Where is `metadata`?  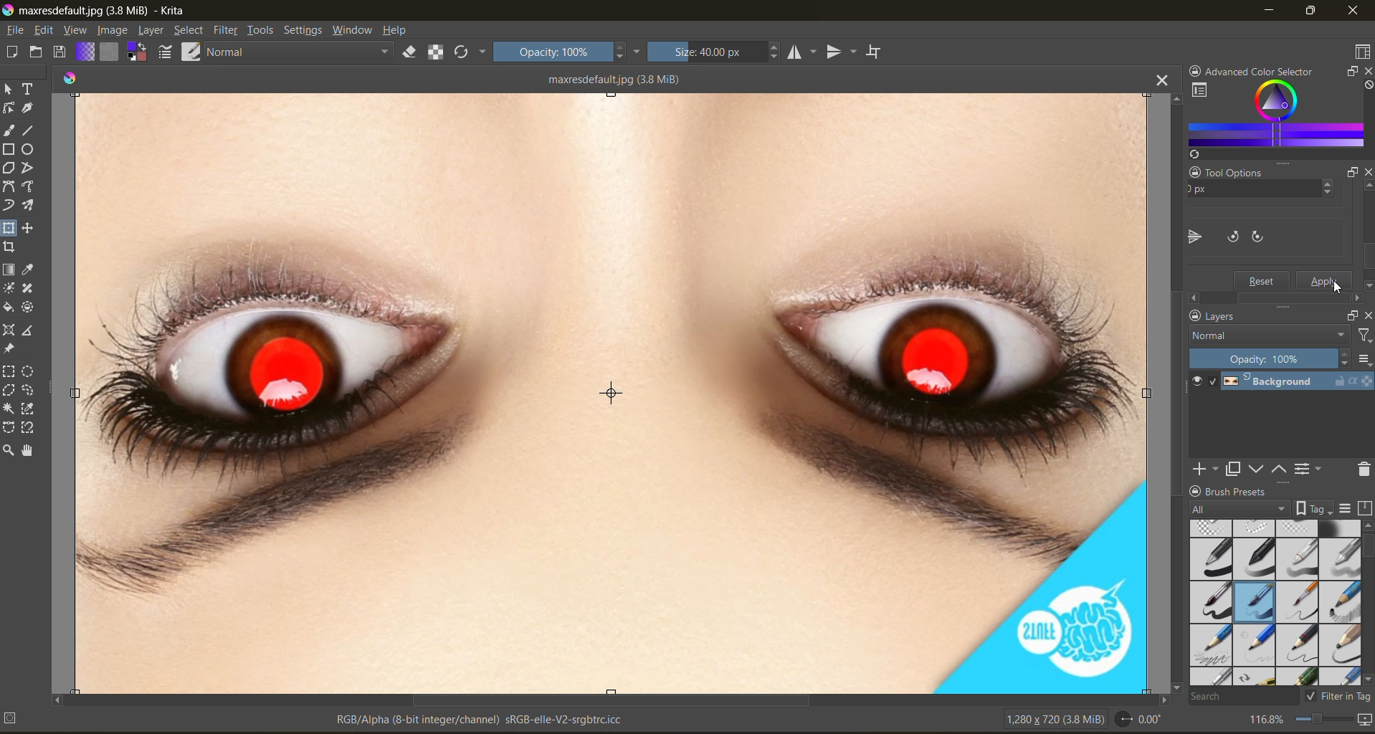
metadata is located at coordinates (317, 721).